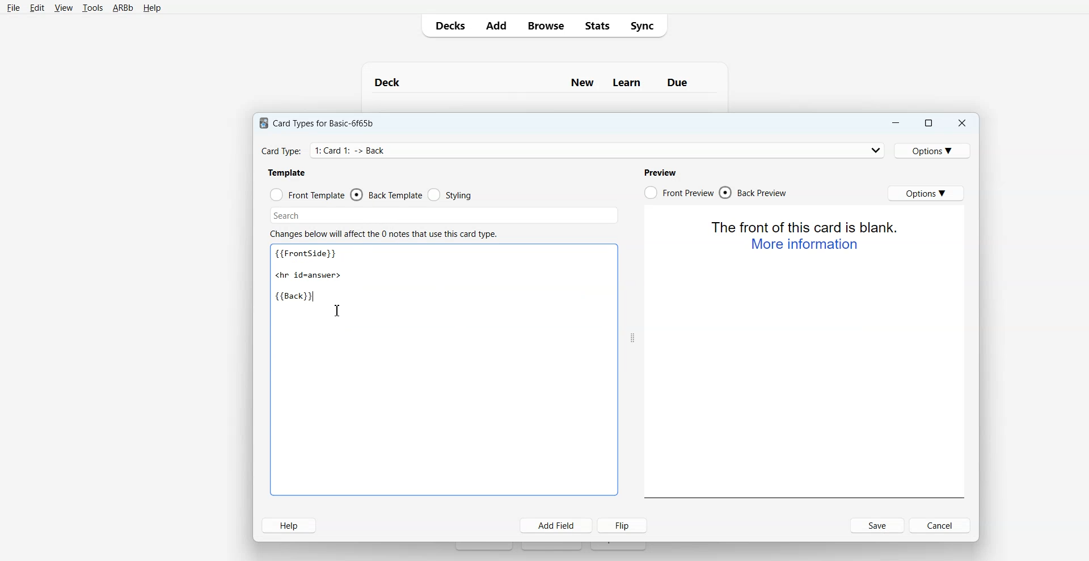  What do you see at coordinates (755, 193) in the screenshot?
I see `Back Preview` at bounding box center [755, 193].